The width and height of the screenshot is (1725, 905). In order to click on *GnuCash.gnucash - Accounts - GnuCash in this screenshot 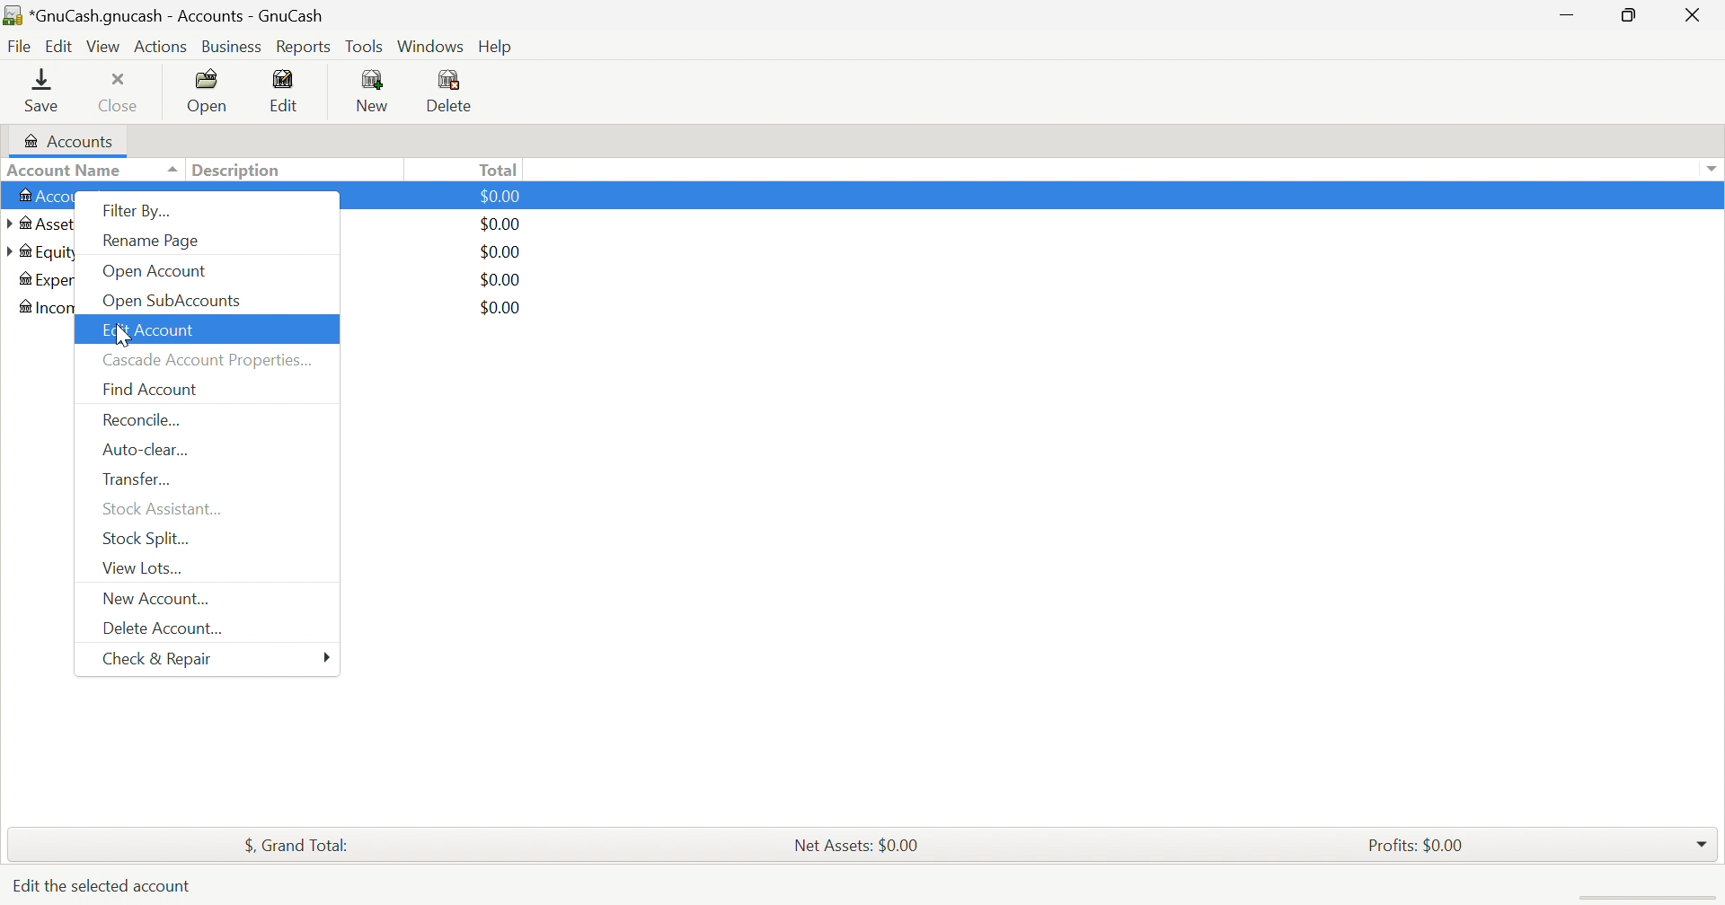, I will do `click(170, 16)`.